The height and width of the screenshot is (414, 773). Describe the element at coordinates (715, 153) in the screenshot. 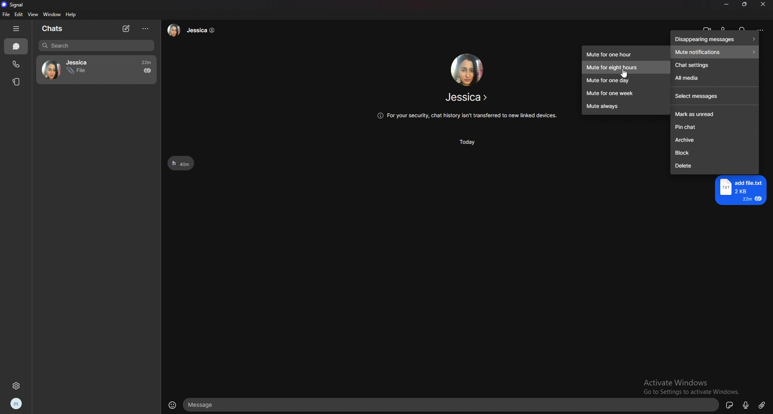

I see `block` at that location.